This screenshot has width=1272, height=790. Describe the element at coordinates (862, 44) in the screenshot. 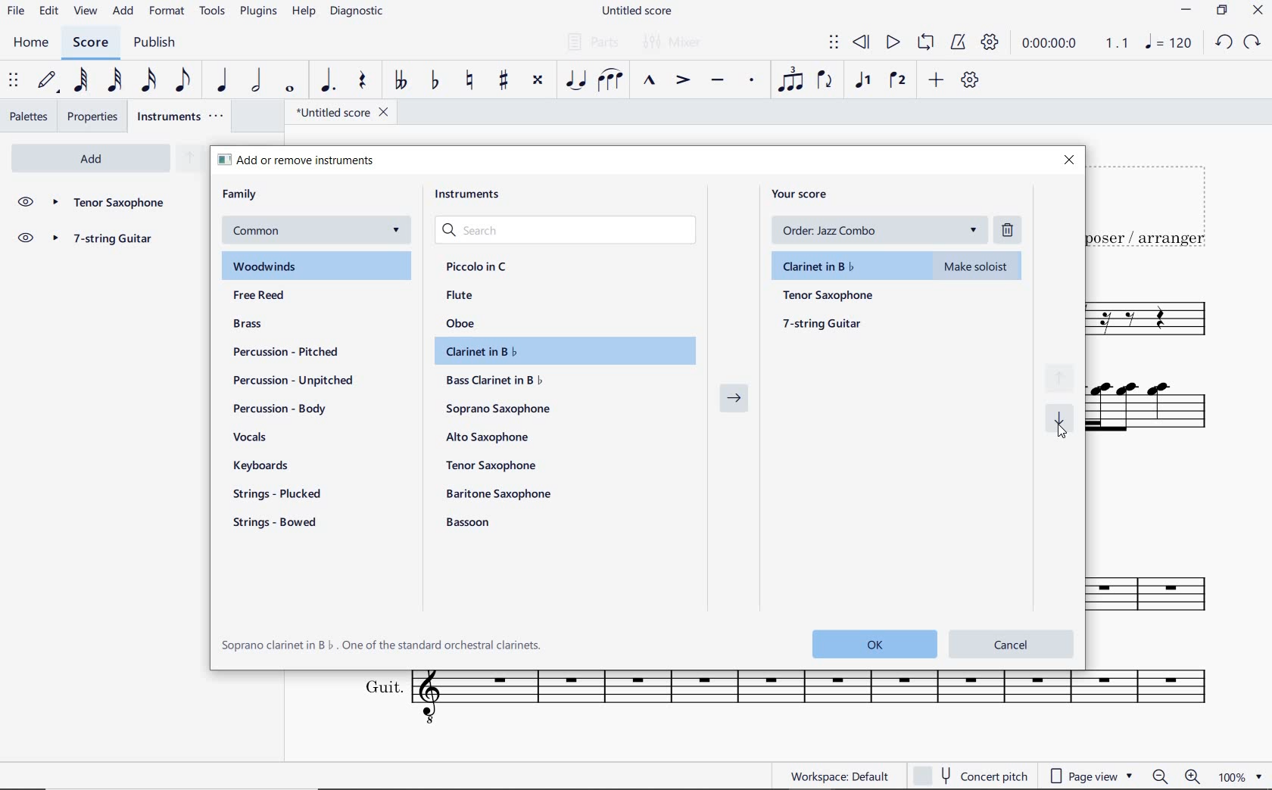

I see `REWIND` at that location.